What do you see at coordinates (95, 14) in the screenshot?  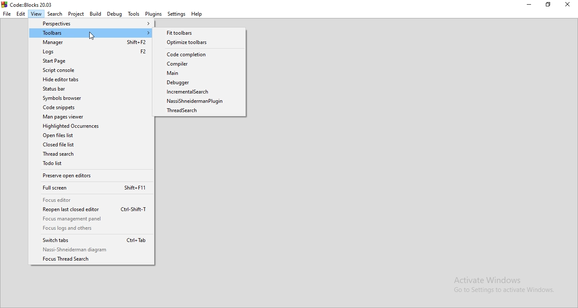 I see `Build ` at bounding box center [95, 14].